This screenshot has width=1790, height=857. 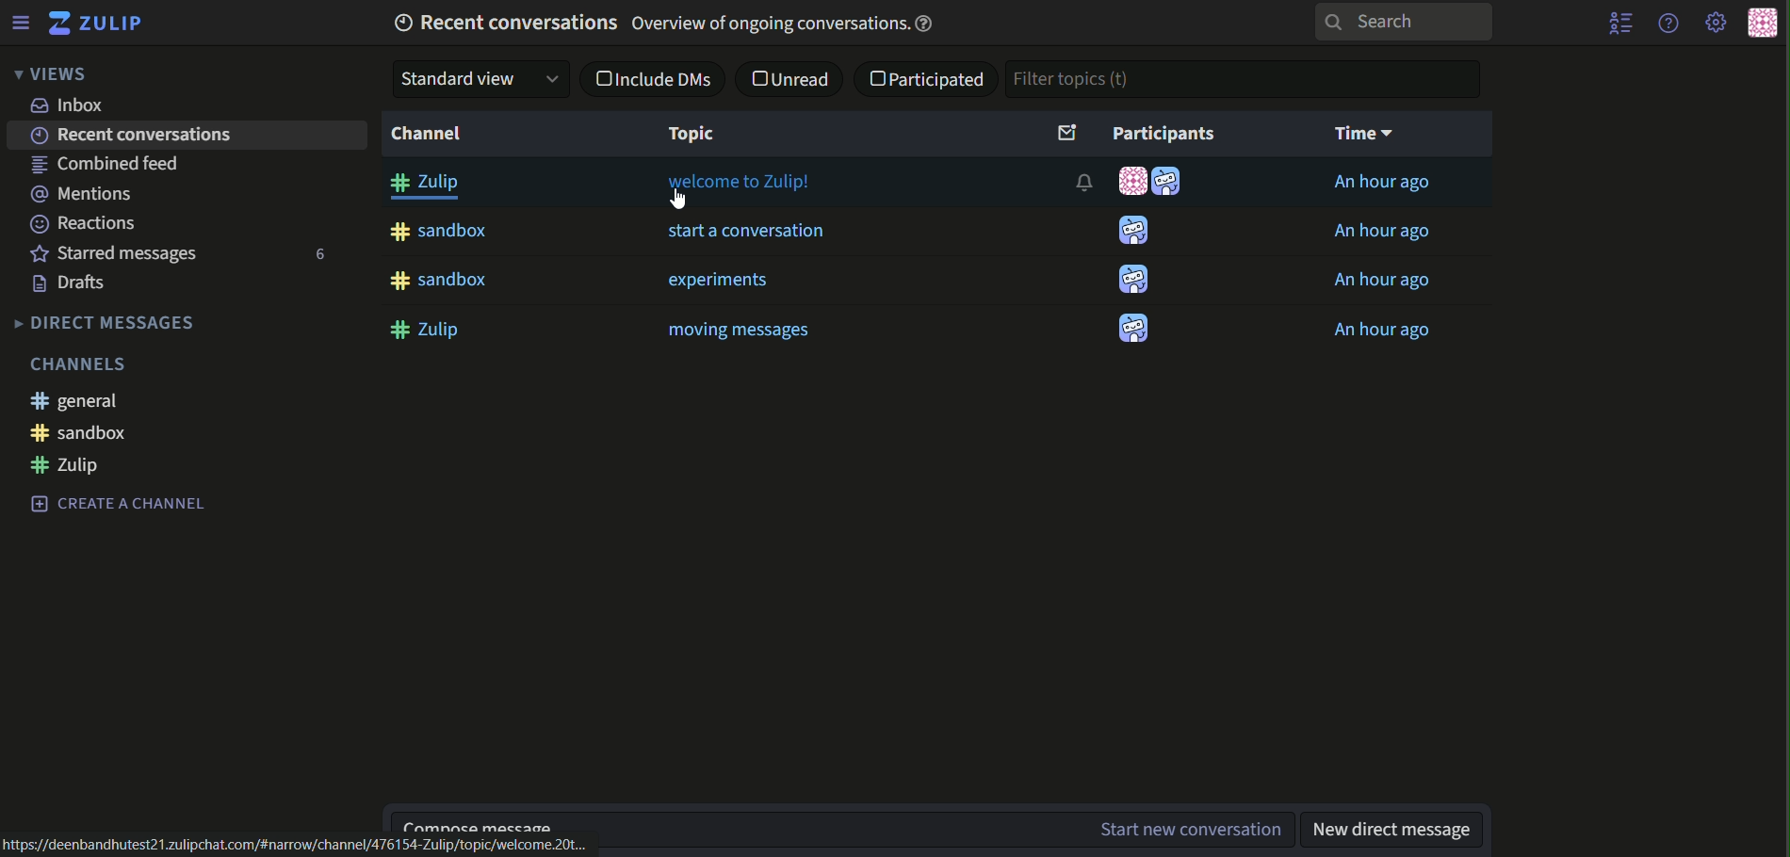 What do you see at coordinates (1380, 182) in the screenshot?
I see `text` at bounding box center [1380, 182].